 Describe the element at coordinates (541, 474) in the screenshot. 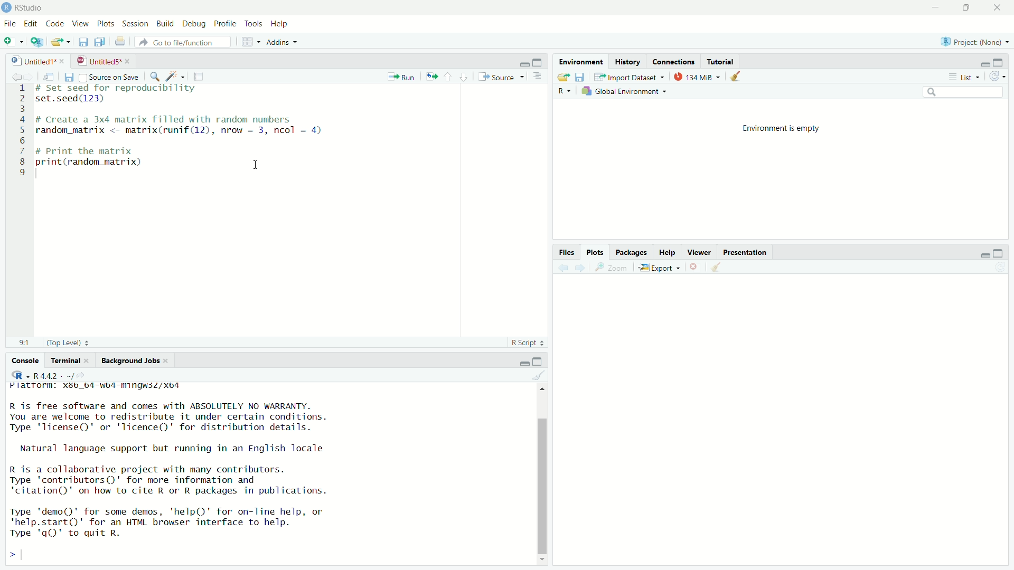

I see `scroll bar` at that location.